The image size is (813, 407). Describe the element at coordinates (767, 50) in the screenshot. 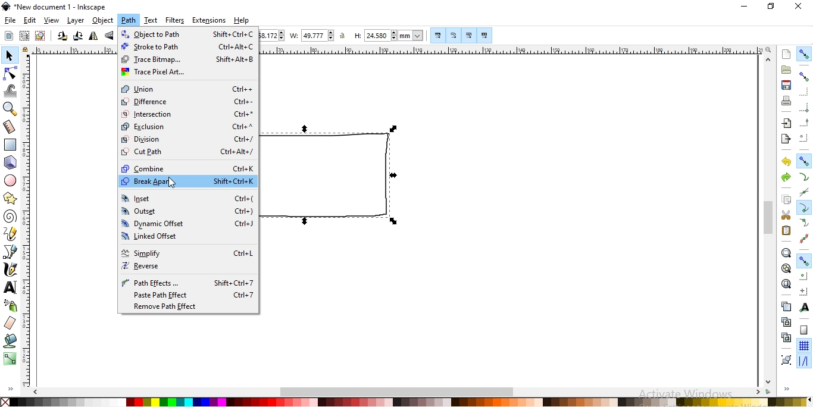

I see `zoom` at that location.